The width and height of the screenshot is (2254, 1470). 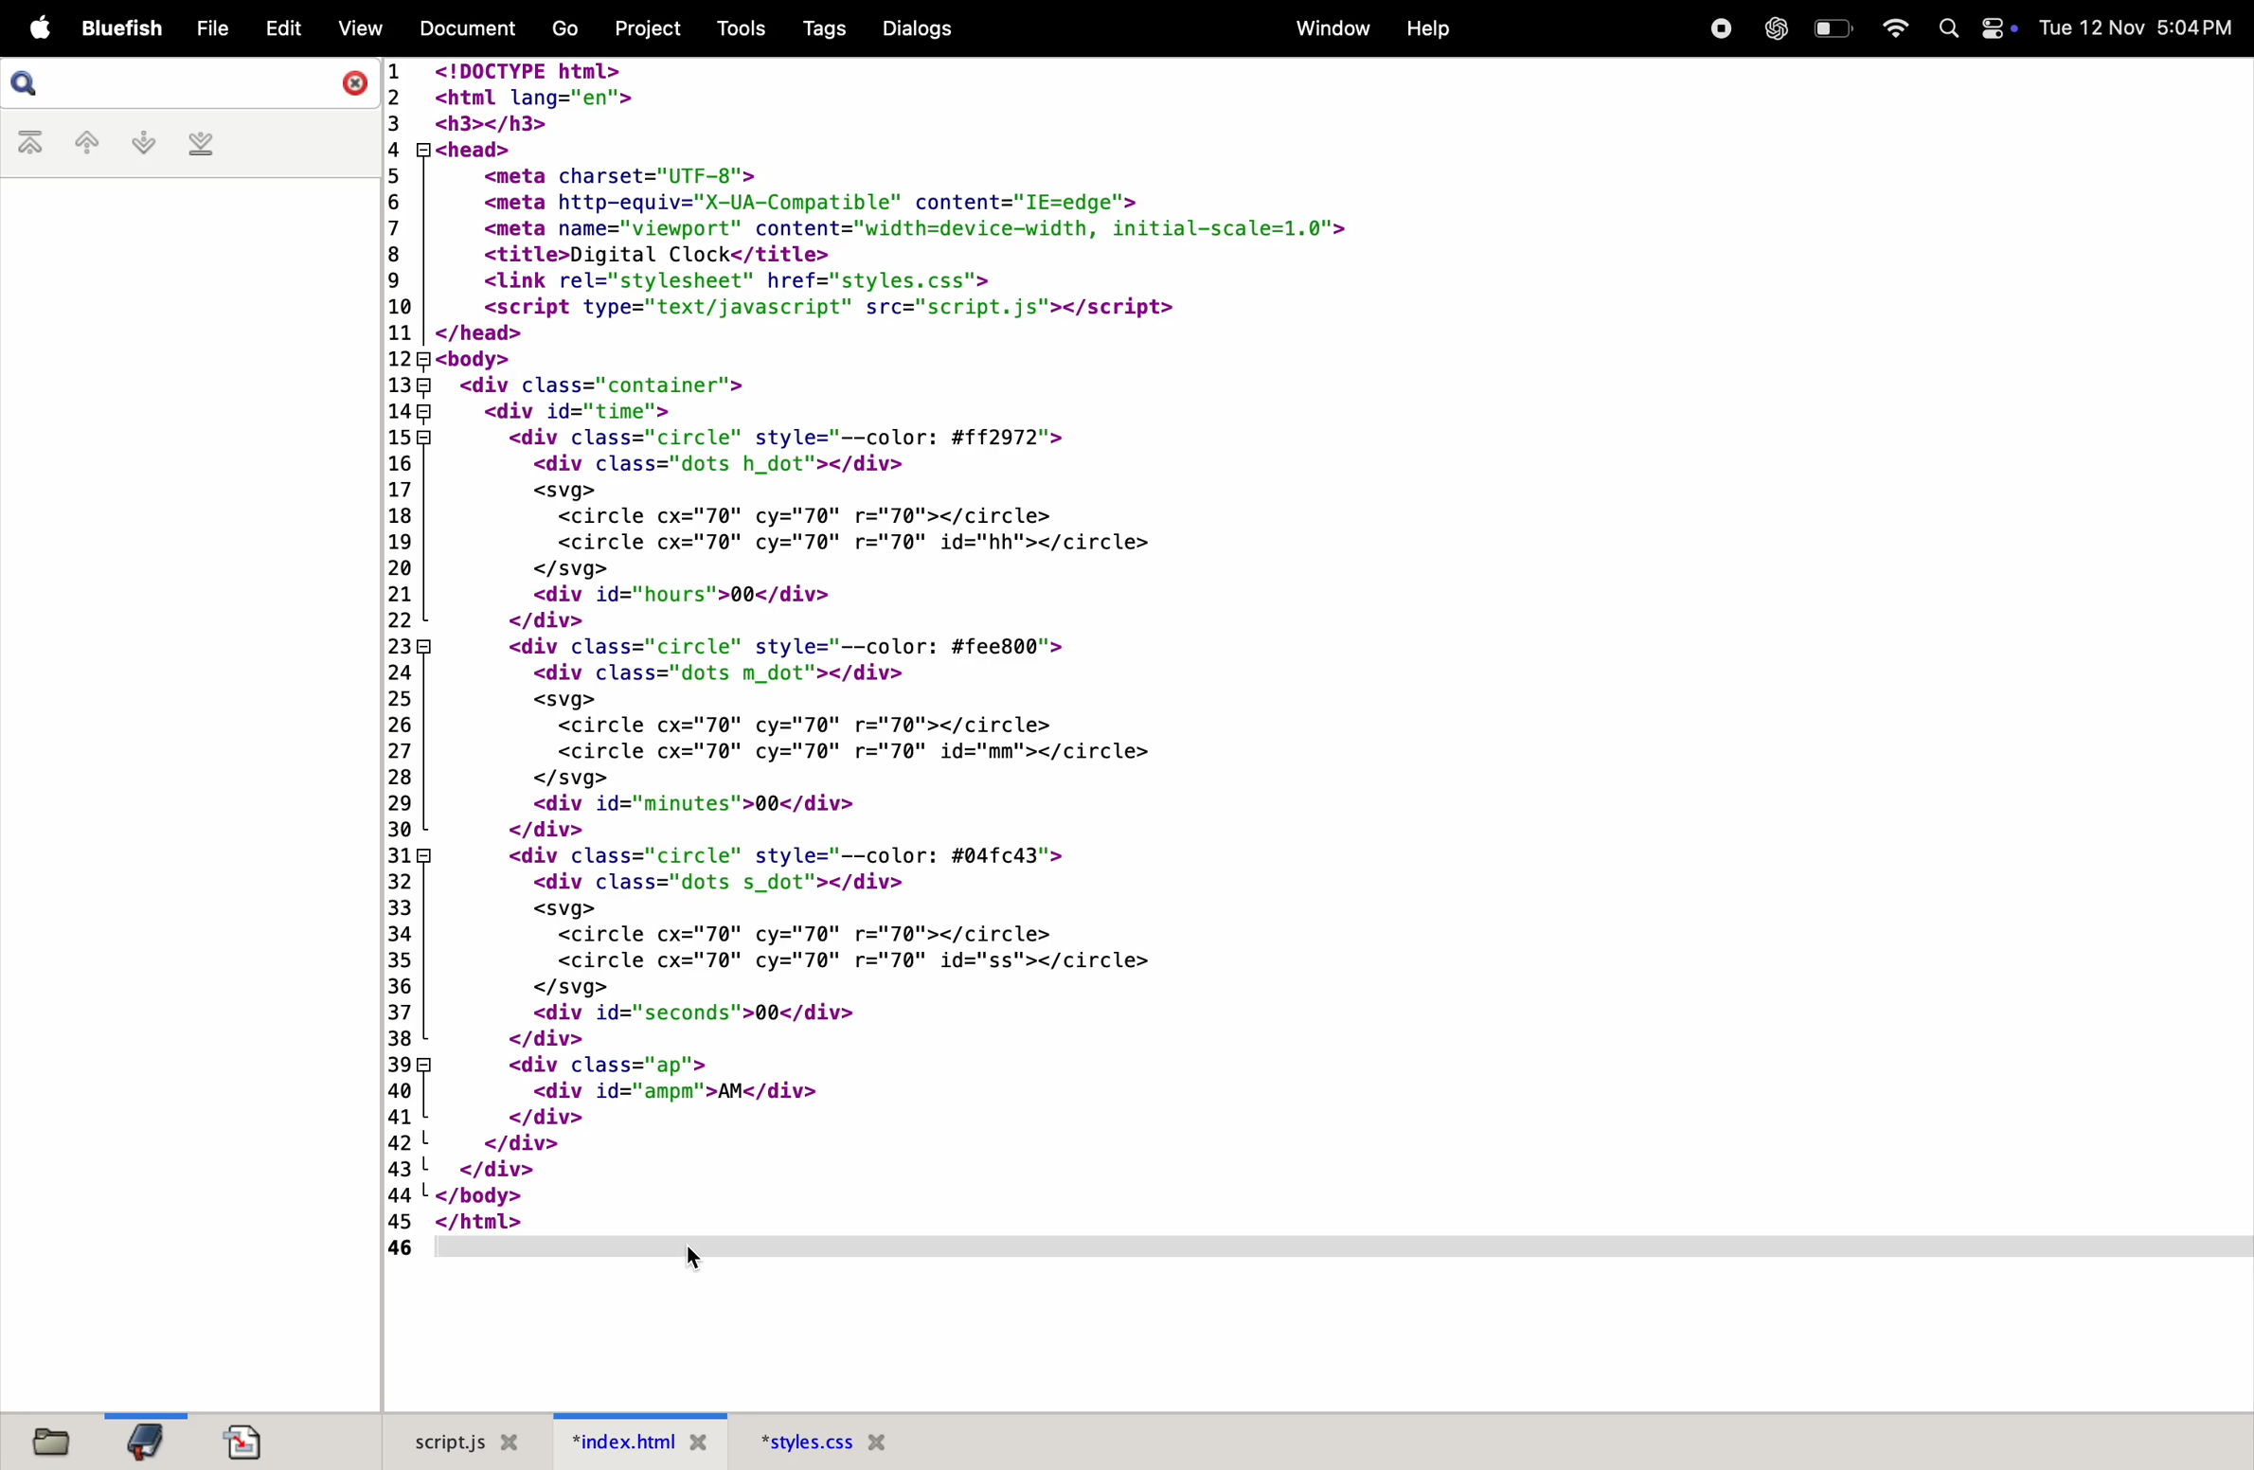 I want to click on dialogs, so click(x=919, y=28).